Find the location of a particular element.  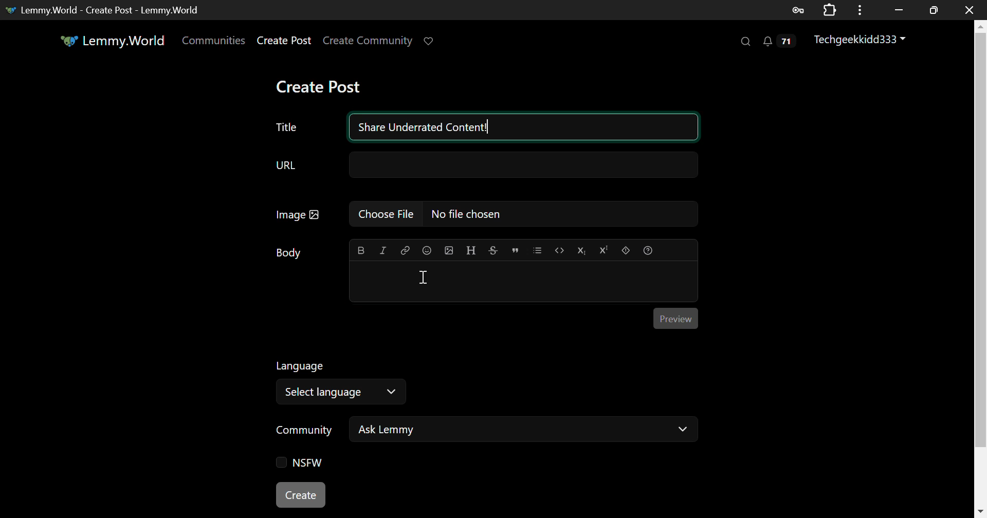

Emoji is located at coordinates (427, 250).